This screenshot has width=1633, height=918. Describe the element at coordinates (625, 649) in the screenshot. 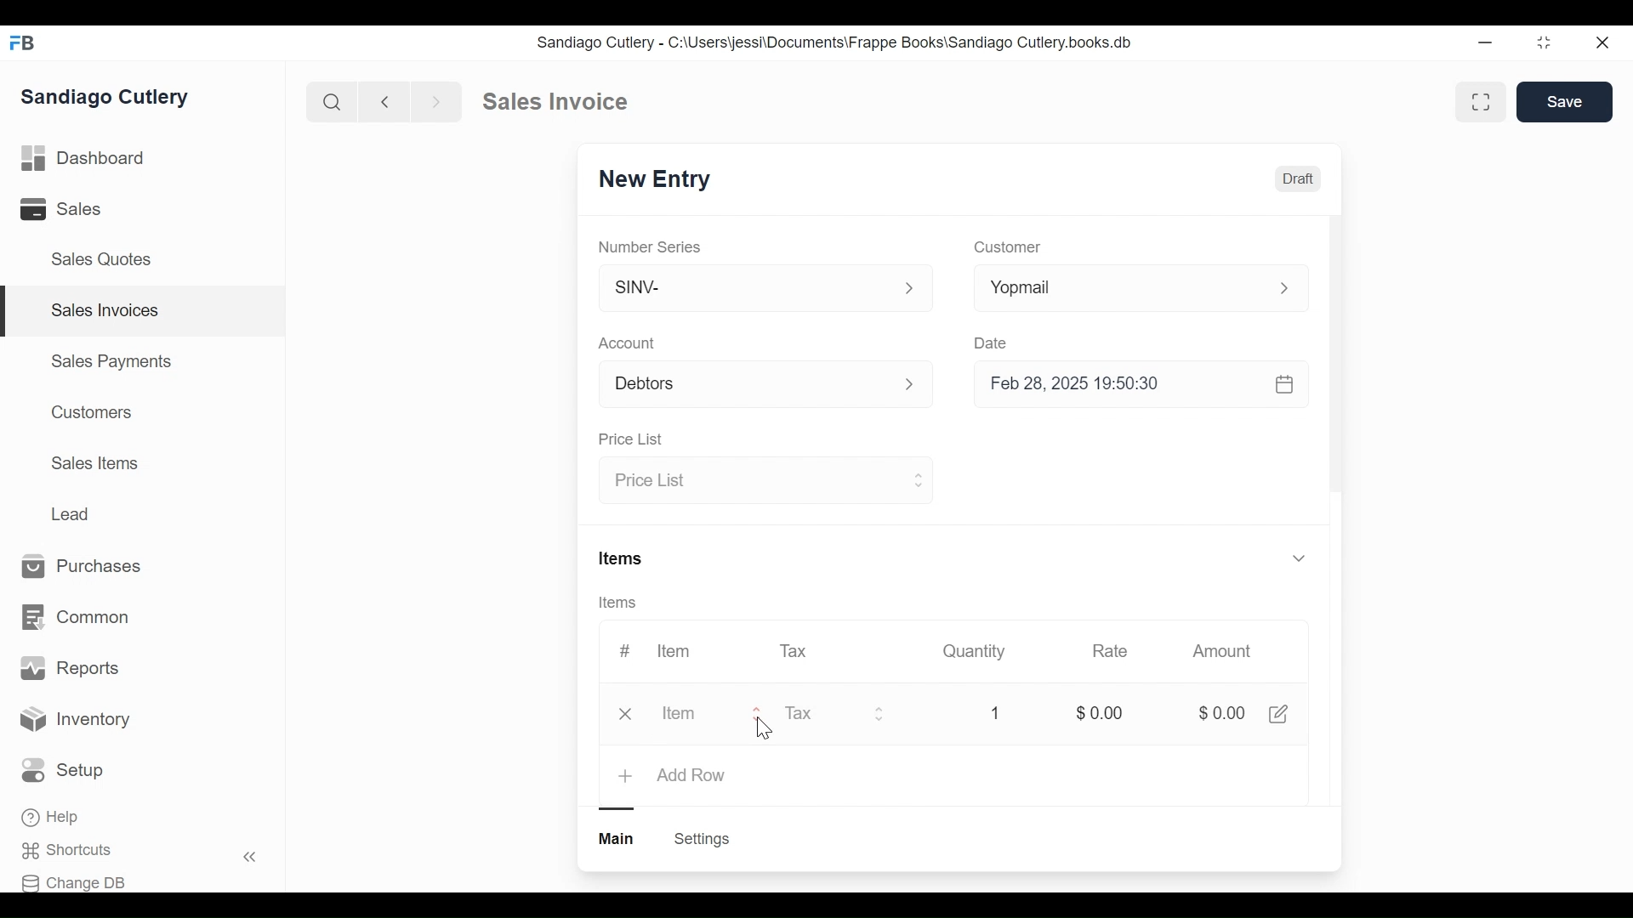

I see `#` at that location.